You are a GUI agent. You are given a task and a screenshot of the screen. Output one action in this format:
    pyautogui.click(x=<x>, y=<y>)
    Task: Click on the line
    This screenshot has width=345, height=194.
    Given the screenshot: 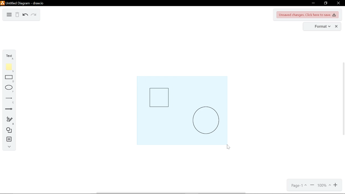 What is the action you would take?
    pyautogui.click(x=8, y=100)
    